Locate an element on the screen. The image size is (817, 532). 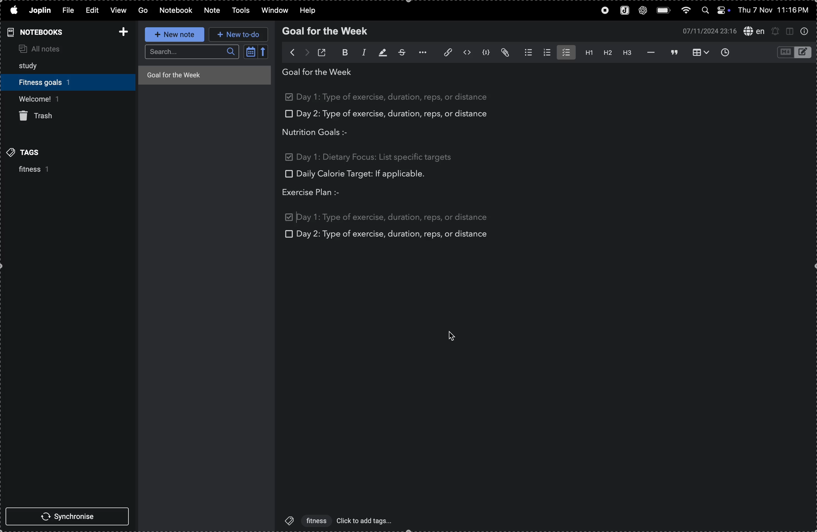
nutrition goals :- is located at coordinates (321, 132).